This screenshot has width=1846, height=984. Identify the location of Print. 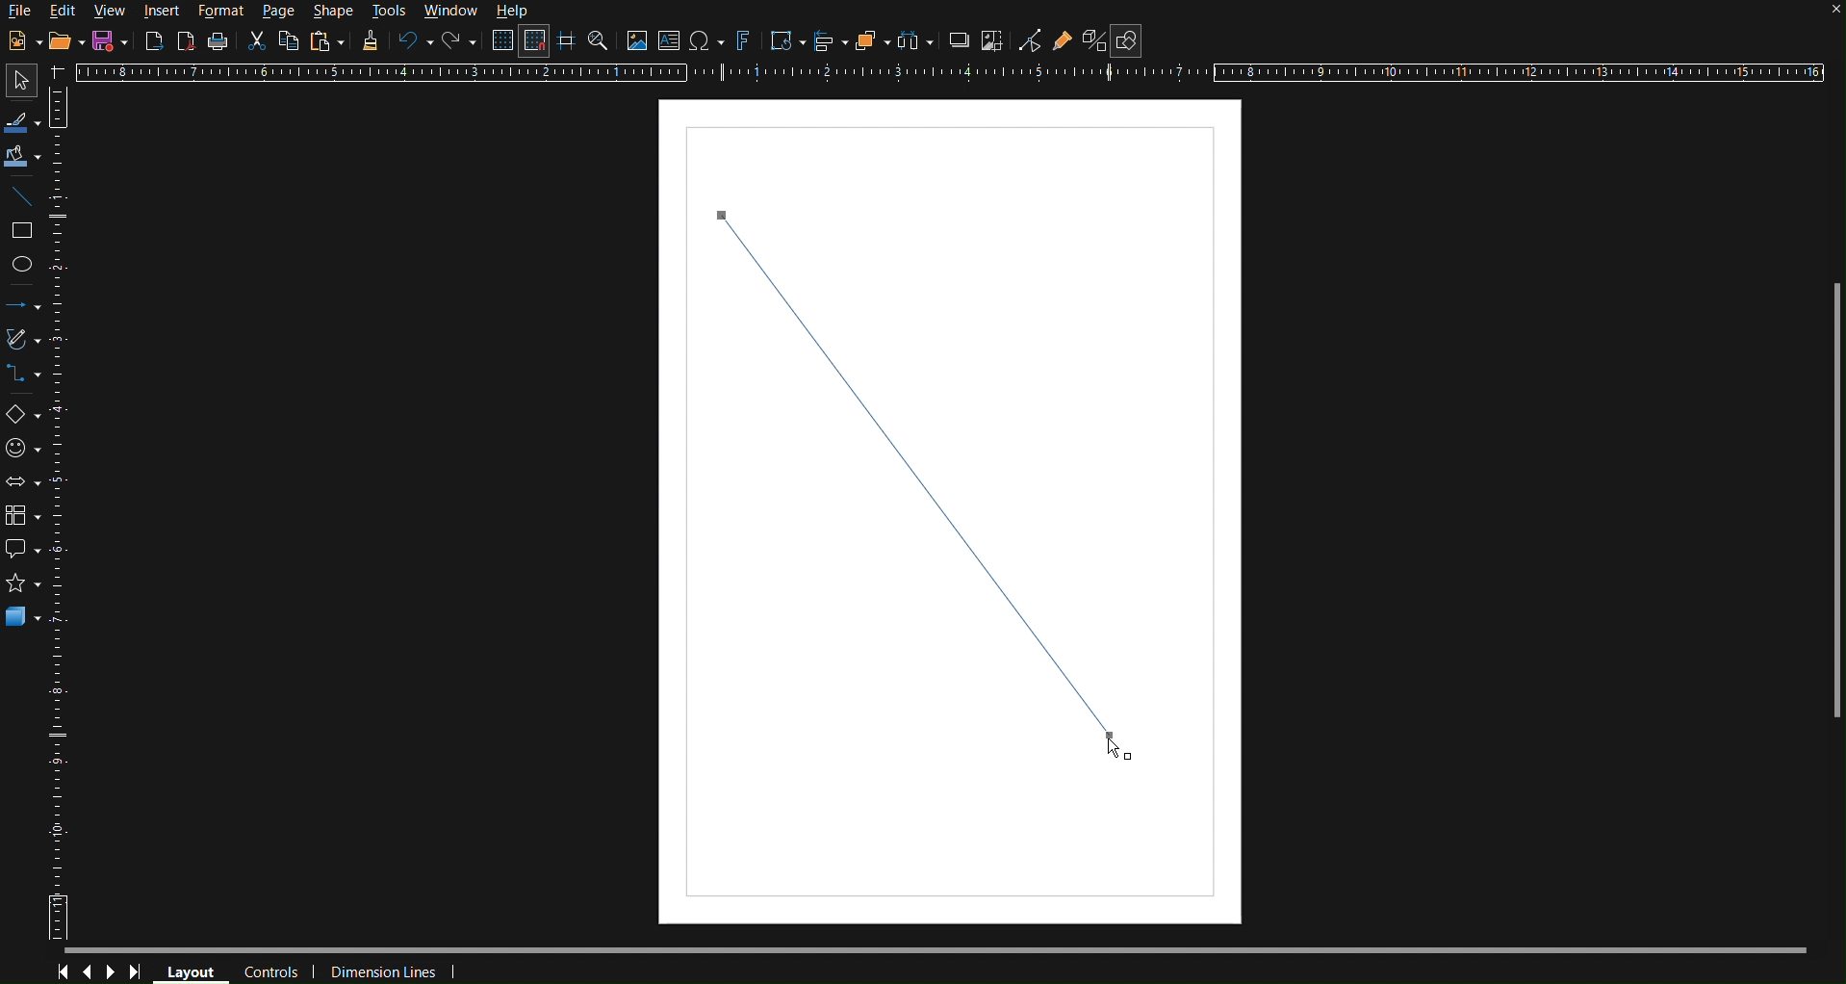
(221, 41).